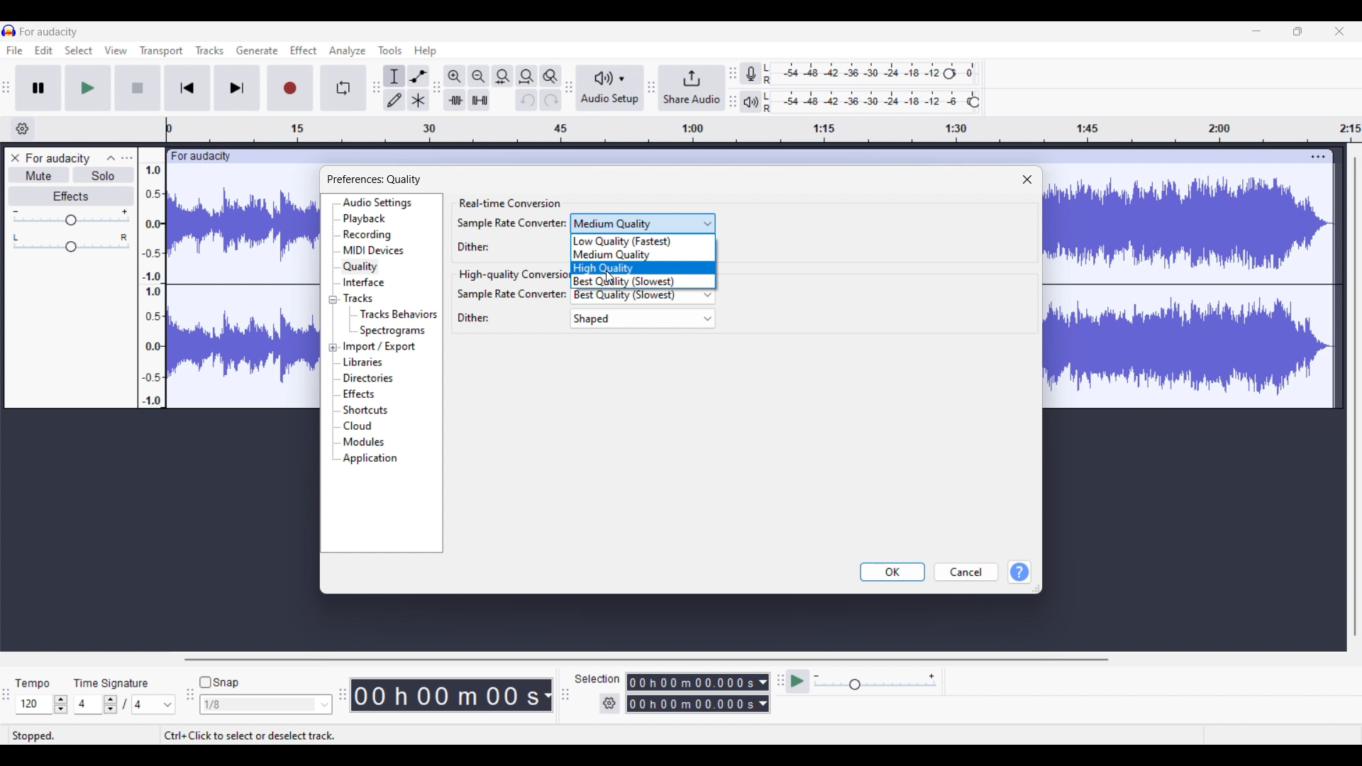 The height and width of the screenshot is (766, 1362). What do you see at coordinates (303, 50) in the screenshot?
I see `Effect menu` at bounding box center [303, 50].